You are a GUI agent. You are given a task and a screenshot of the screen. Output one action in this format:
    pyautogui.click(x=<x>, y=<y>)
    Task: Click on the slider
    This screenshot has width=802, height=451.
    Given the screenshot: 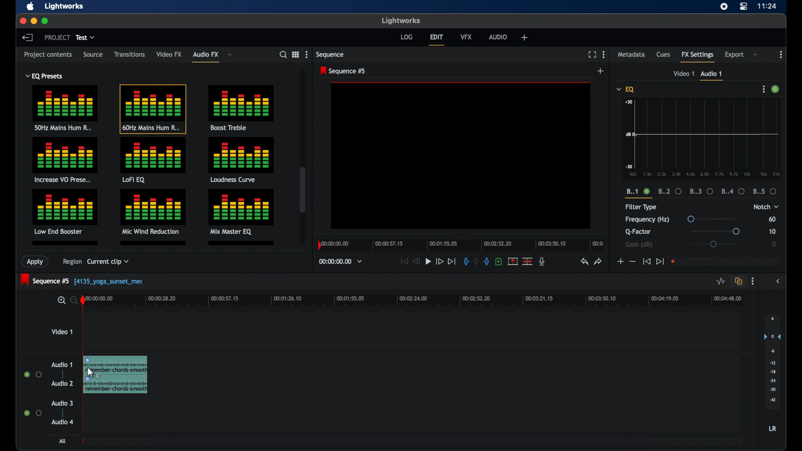 What is the action you would take?
    pyautogui.click(x=712, y=219)
    